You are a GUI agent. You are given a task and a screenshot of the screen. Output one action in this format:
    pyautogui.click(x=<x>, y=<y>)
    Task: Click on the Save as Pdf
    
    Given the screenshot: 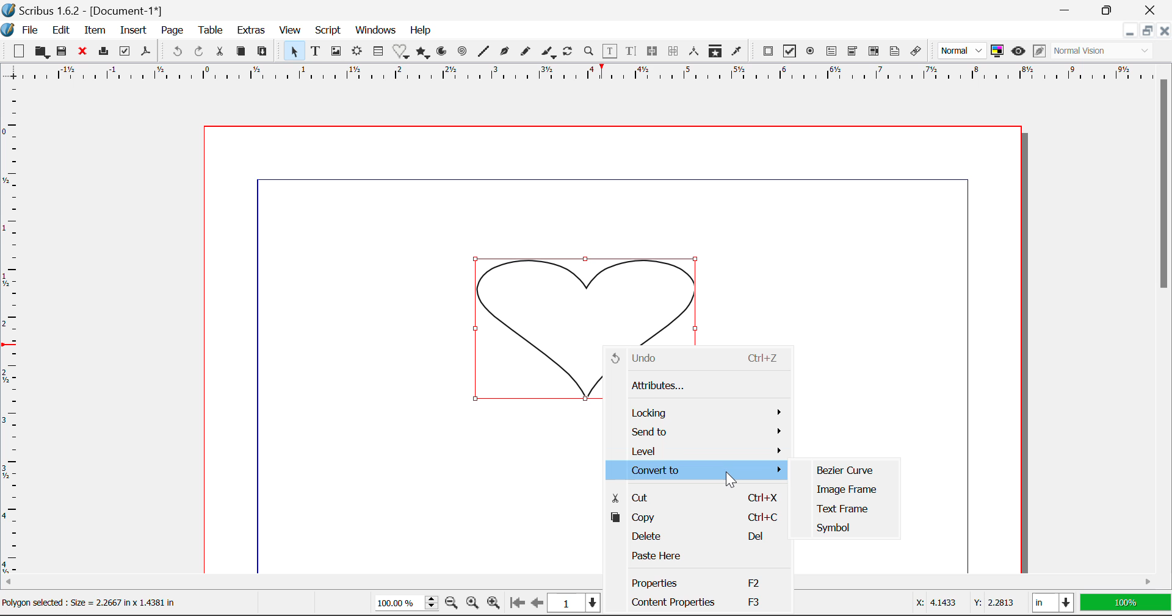 What is the action you would take?
    pyautogui.click(x=145, y=53)
    